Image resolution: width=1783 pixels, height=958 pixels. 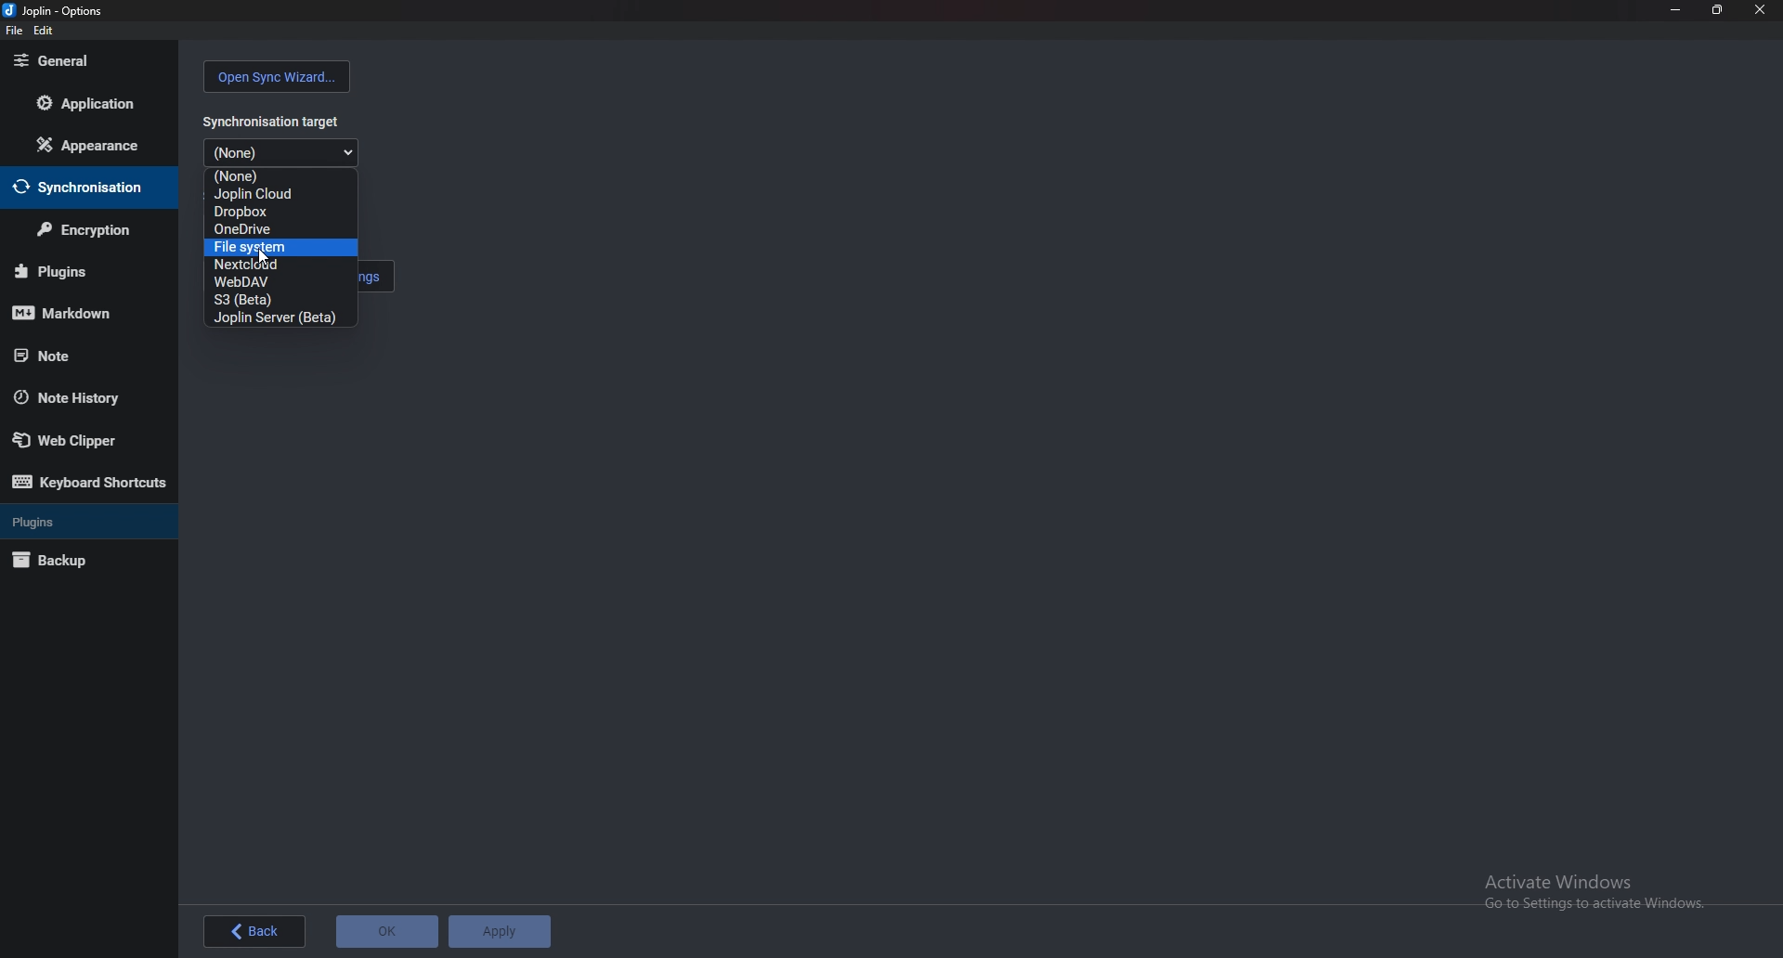 What do you see at coordinates (85, 560) in the screenshot?
I see `Backup` at bounding box center [85, 560].